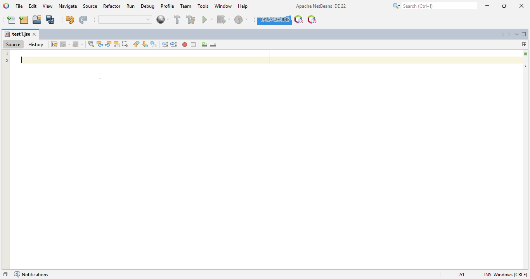  What do you see at coordinates (509, 34) in the screenshot?
I see `scroll documents right` at bounding box center [509, 34].